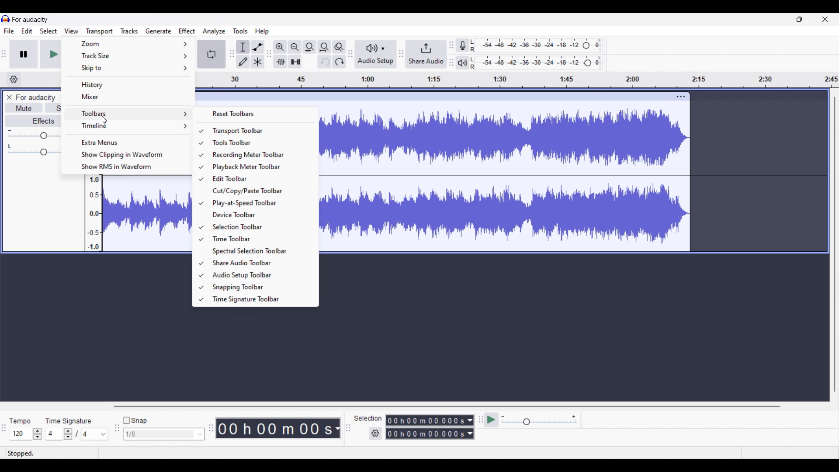  What do you see at coordinates (375, 434) in the screenshot?
I see `Selection settings` at bounding box center [375, 434].